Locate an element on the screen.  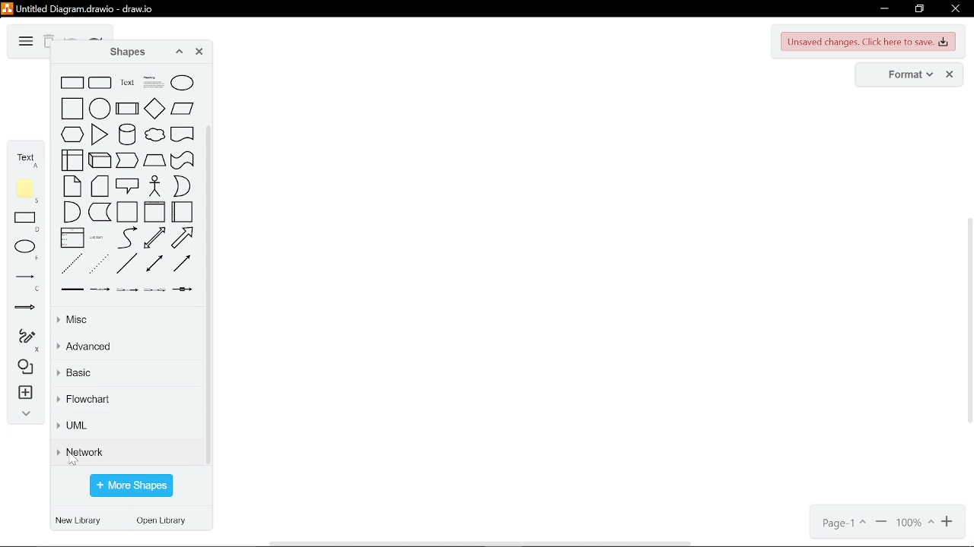
dotted line is located at coordinates (100, 264).